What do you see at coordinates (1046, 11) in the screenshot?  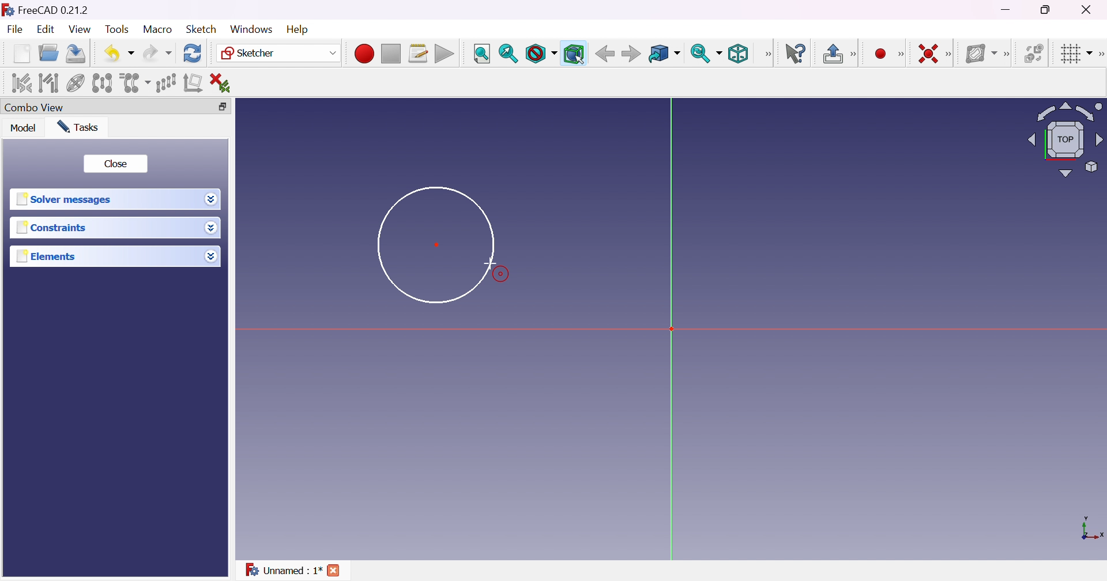 I see `Restore down` at bounding box center [1046, 11].